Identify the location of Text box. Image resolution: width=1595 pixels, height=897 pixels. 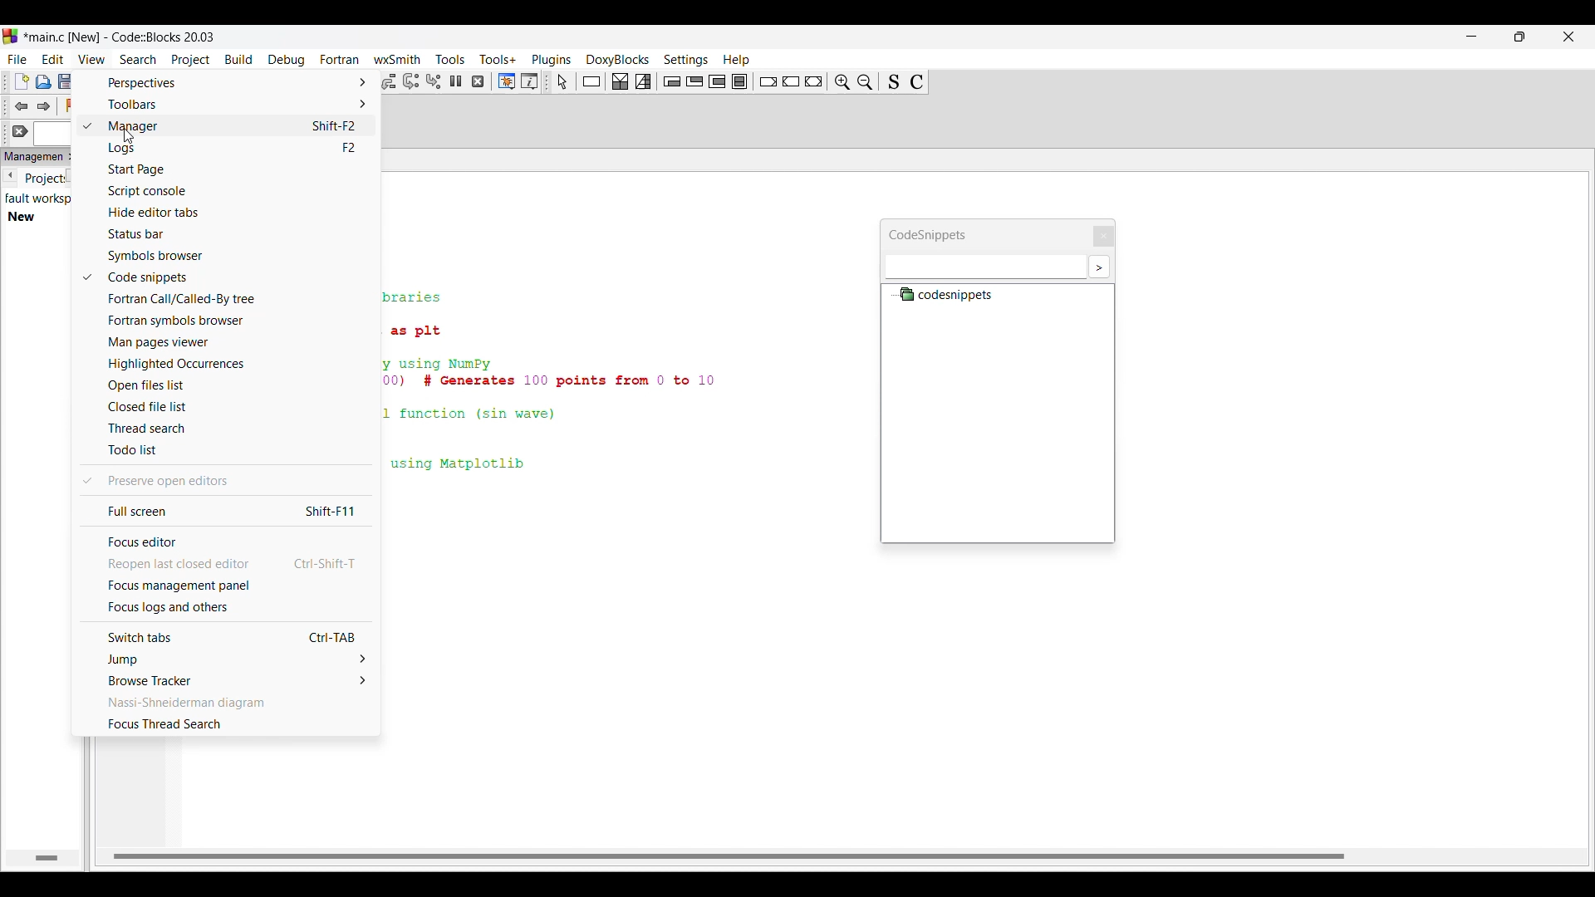
(982, 267).